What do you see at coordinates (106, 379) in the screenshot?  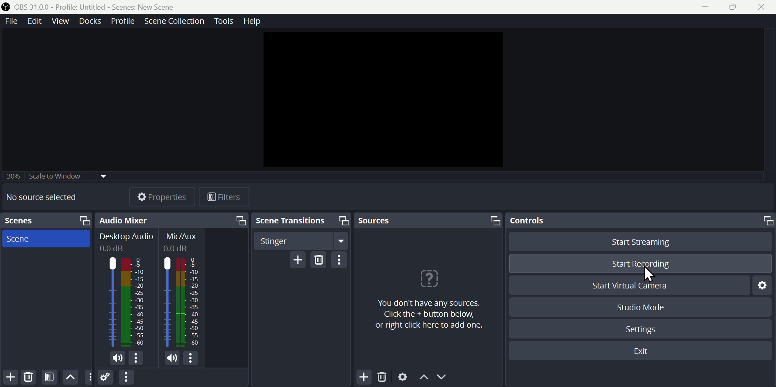 I see `Settings` at bounding box center [106, 379].